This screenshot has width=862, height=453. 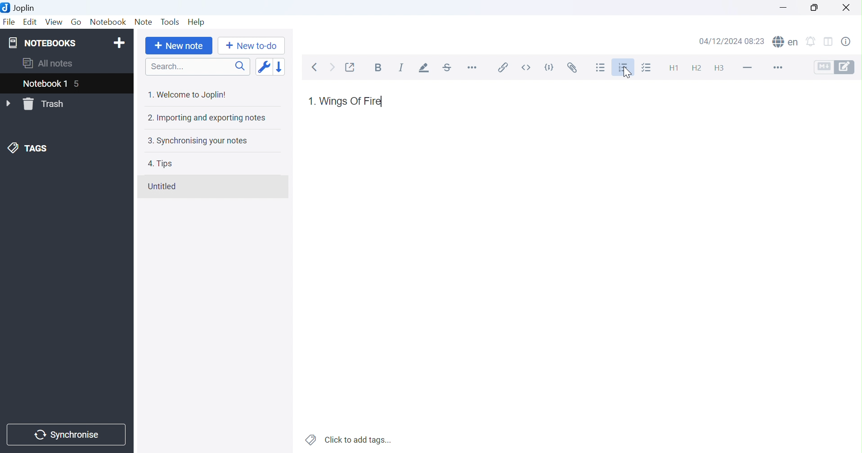 I want to click on Horizontal Line, so click(x=747, y=66).